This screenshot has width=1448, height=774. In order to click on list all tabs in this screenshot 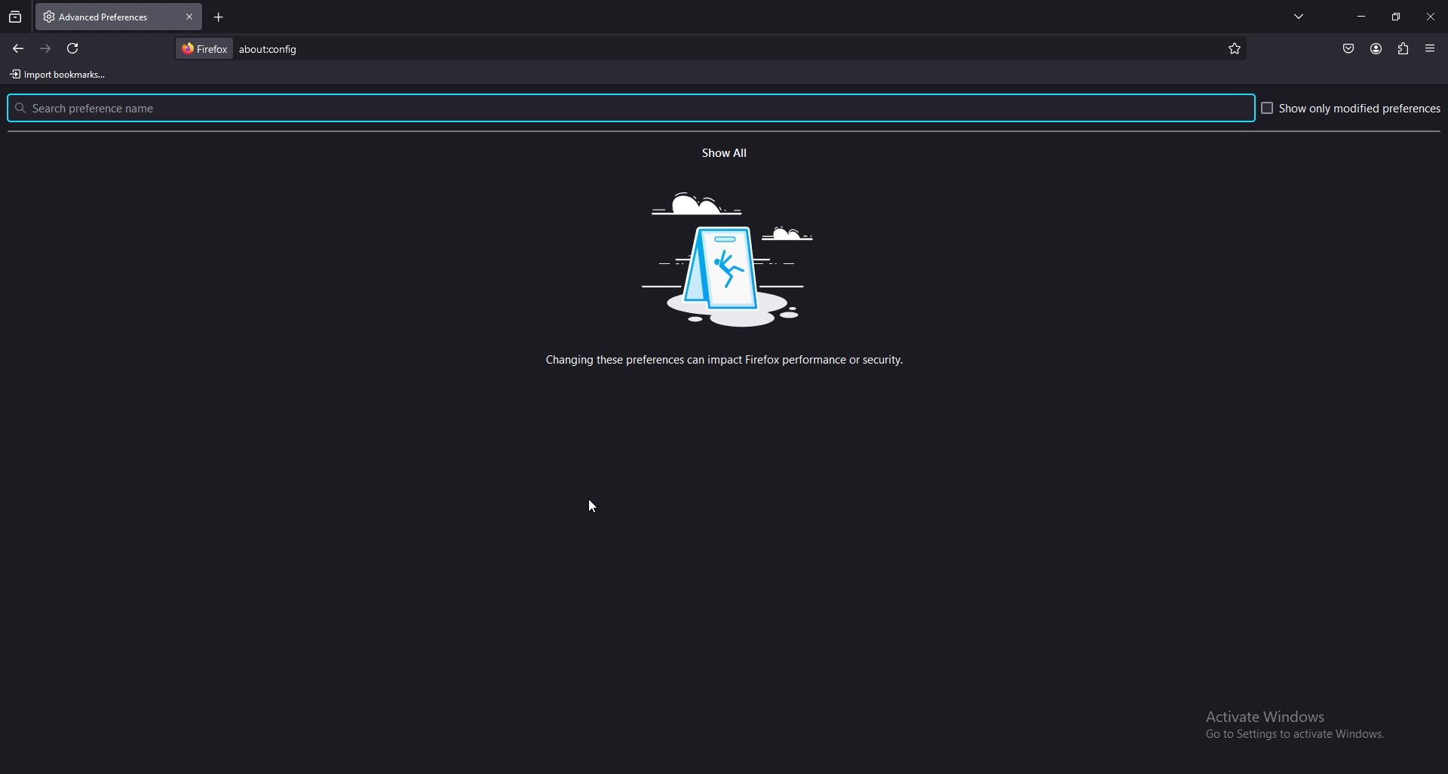, I will do `click(1300, 15)`.